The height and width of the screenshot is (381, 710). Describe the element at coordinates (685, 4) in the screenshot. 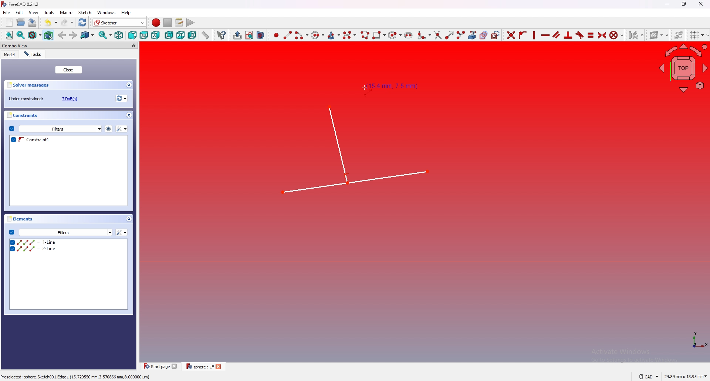

I see `Restore down` at that location.